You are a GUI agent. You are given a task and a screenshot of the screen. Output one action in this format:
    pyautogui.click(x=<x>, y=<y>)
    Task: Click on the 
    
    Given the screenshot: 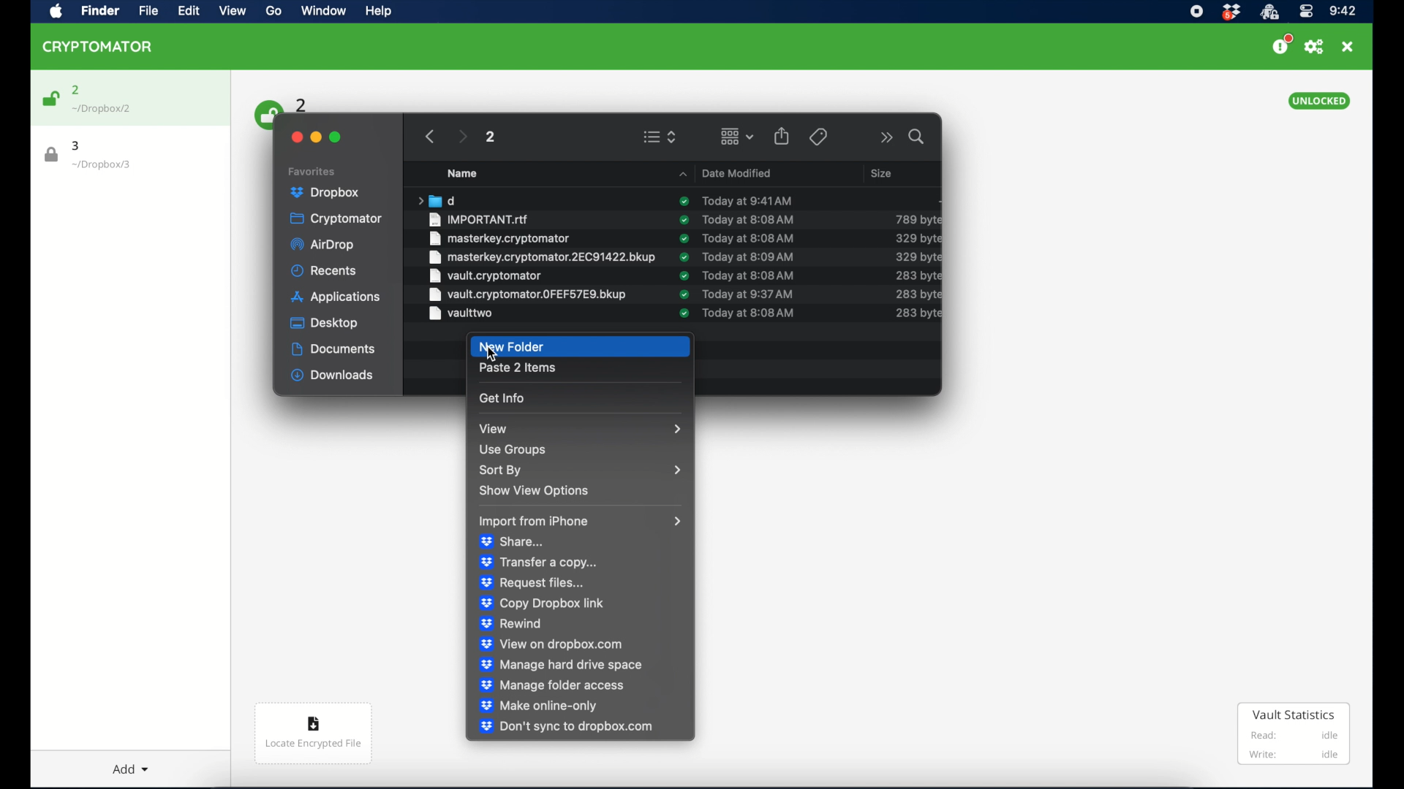 What is the action you would take?
    pyautogui.click(x=747, y=220)
    